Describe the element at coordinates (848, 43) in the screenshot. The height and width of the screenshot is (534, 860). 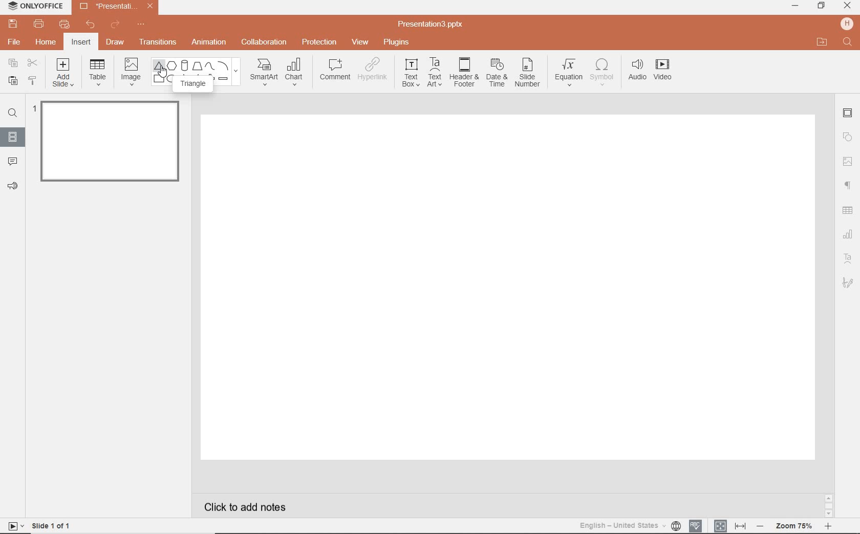
I see `FIND` at that location.